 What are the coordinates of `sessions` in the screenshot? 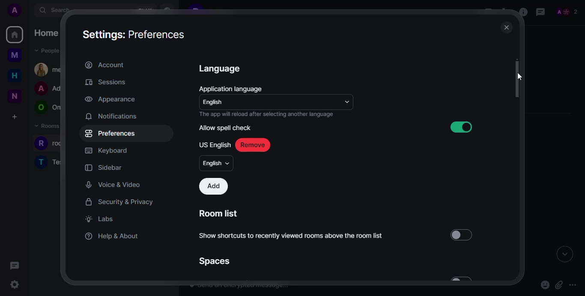 It's located at (105, 82).